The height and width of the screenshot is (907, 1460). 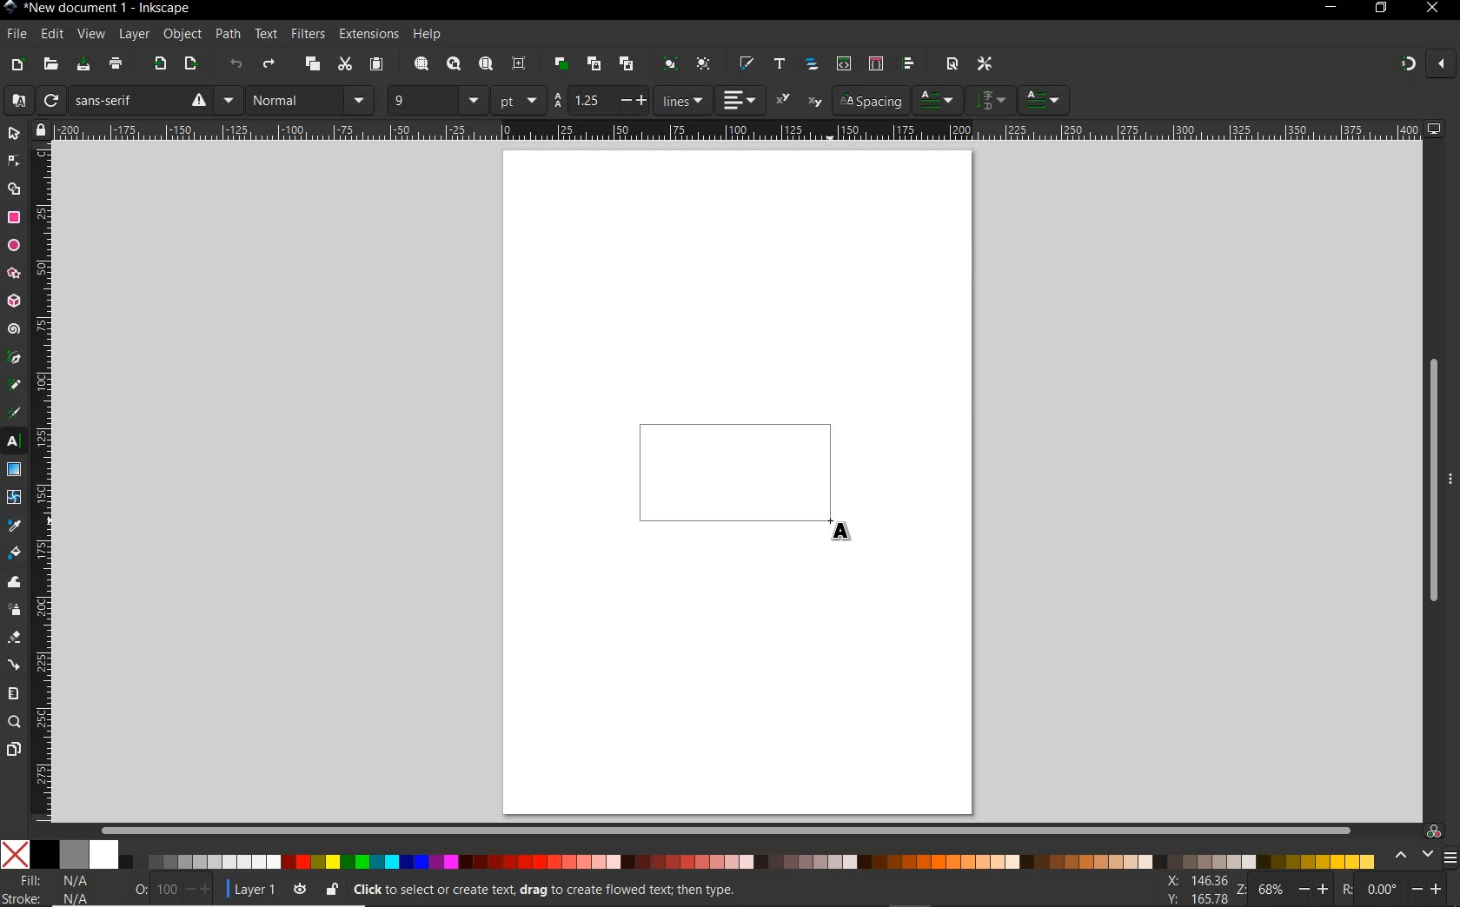 I want to click on lock or unlock, so click(x=331, y=889).